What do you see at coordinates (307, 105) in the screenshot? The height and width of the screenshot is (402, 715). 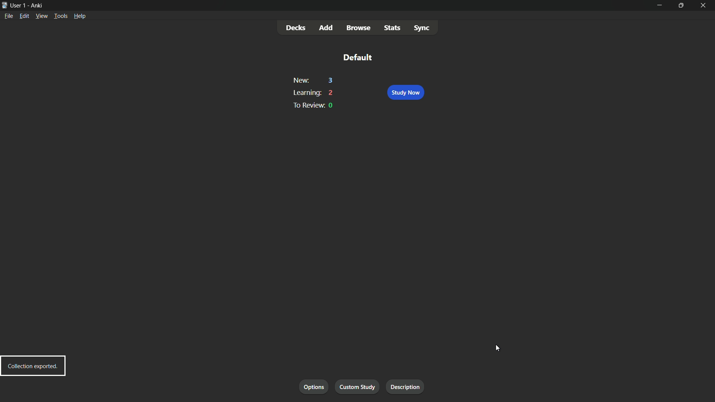 I see `to review` at bounding box center [307, 105].